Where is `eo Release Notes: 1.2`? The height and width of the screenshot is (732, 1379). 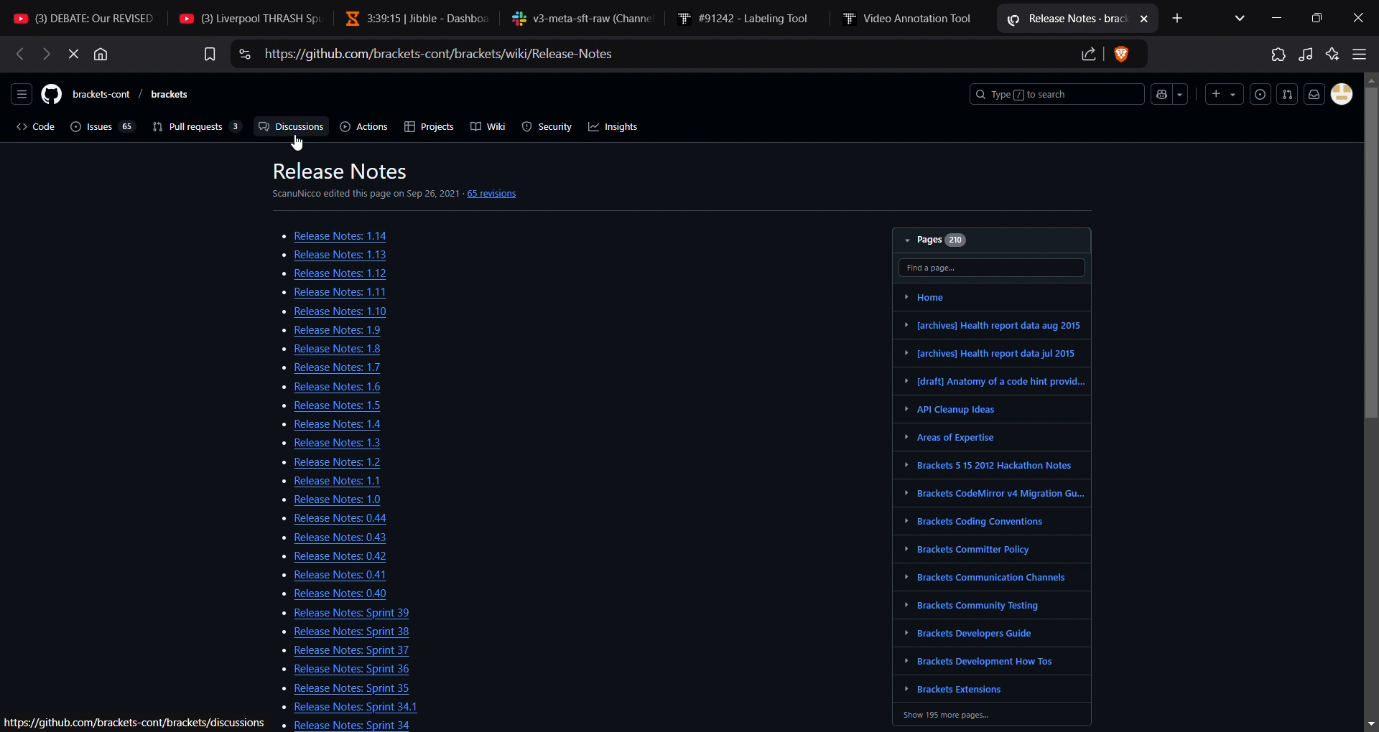
eo Release Notes: 1.2 is located at coordinates (326, 462).